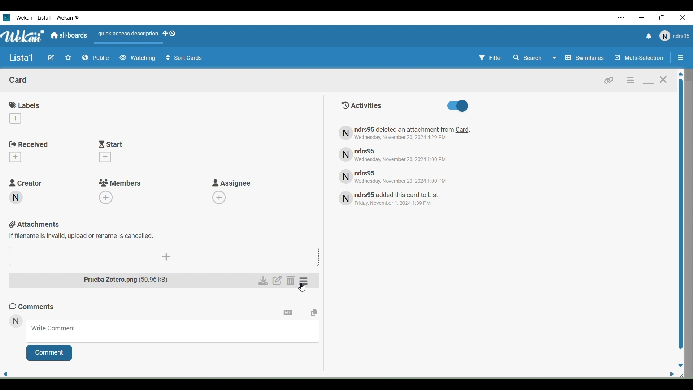 This screenshot has height=390, width=693. What do you see at coordinates (622, 18) in the screenshot?
I see `Settings and more` at bounding box center [622, 18].